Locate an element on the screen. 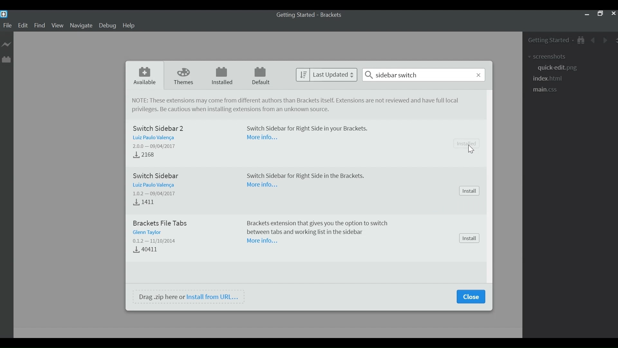  Show in File tree is located at coordinates (580, 40).